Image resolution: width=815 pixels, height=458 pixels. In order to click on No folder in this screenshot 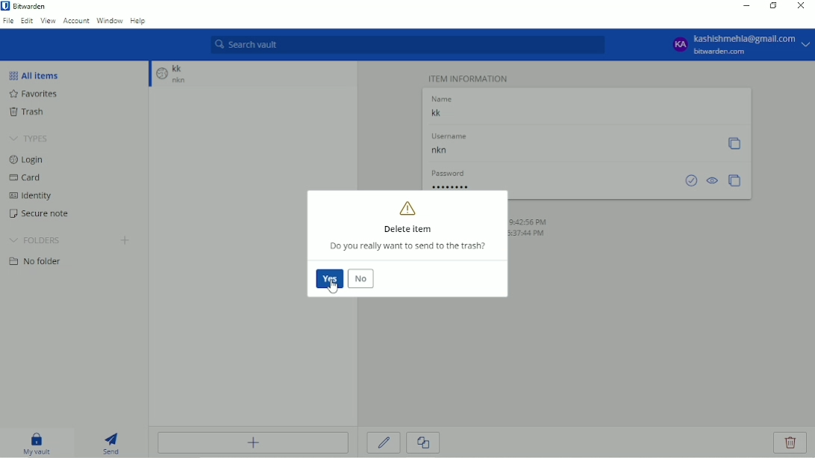, I will do `click(36, 261)`.